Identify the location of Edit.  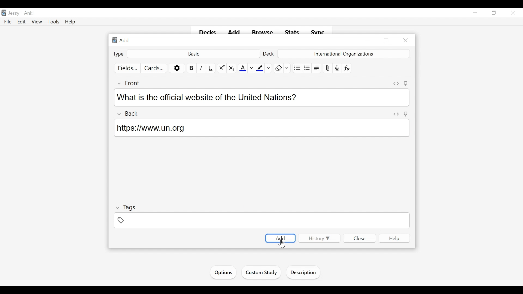
(22, 22).